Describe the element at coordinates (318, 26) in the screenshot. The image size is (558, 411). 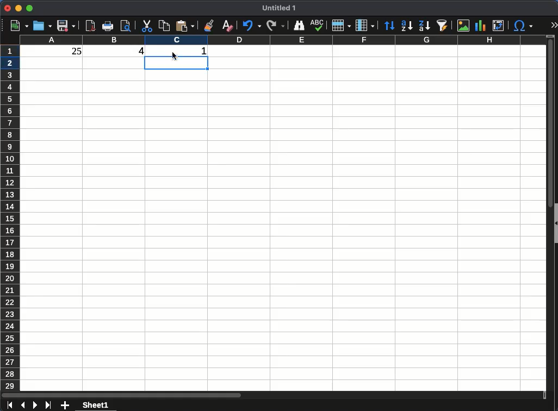
I see `spell check` at that location.